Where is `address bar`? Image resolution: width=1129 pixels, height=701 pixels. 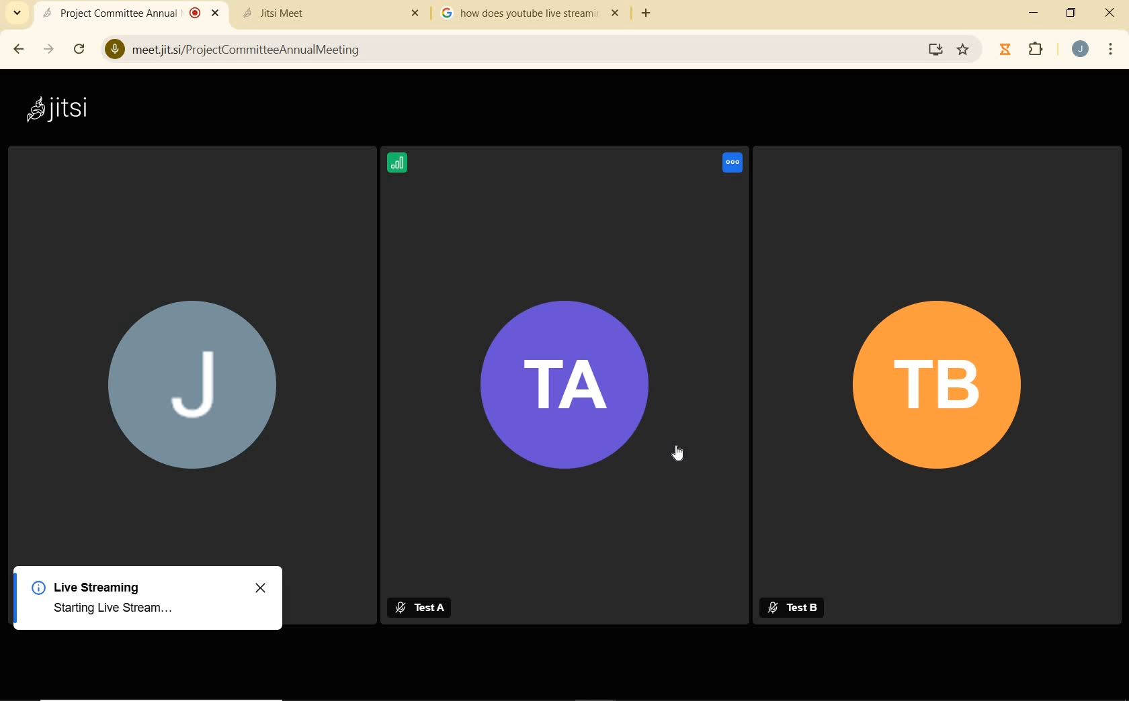
address bar is located at coordinates (523, 48).